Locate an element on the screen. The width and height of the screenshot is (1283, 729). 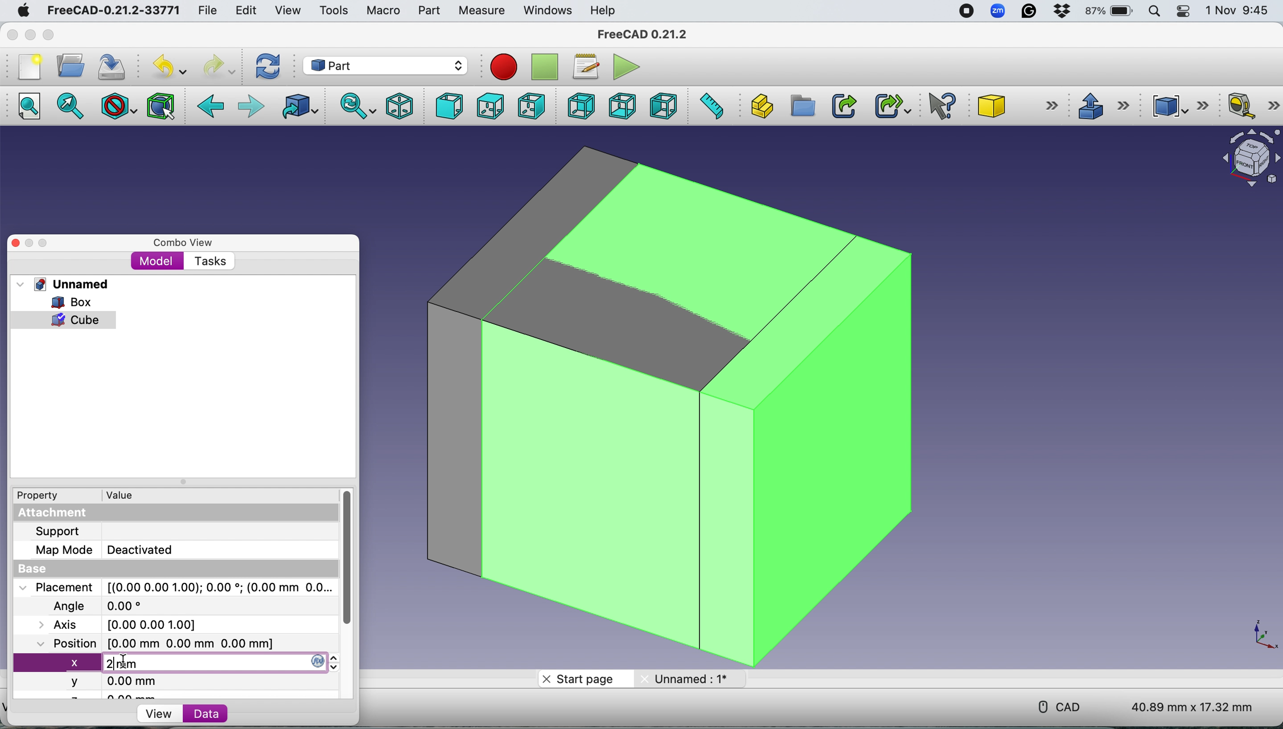
Minimise is located at coordinates (30, 243).